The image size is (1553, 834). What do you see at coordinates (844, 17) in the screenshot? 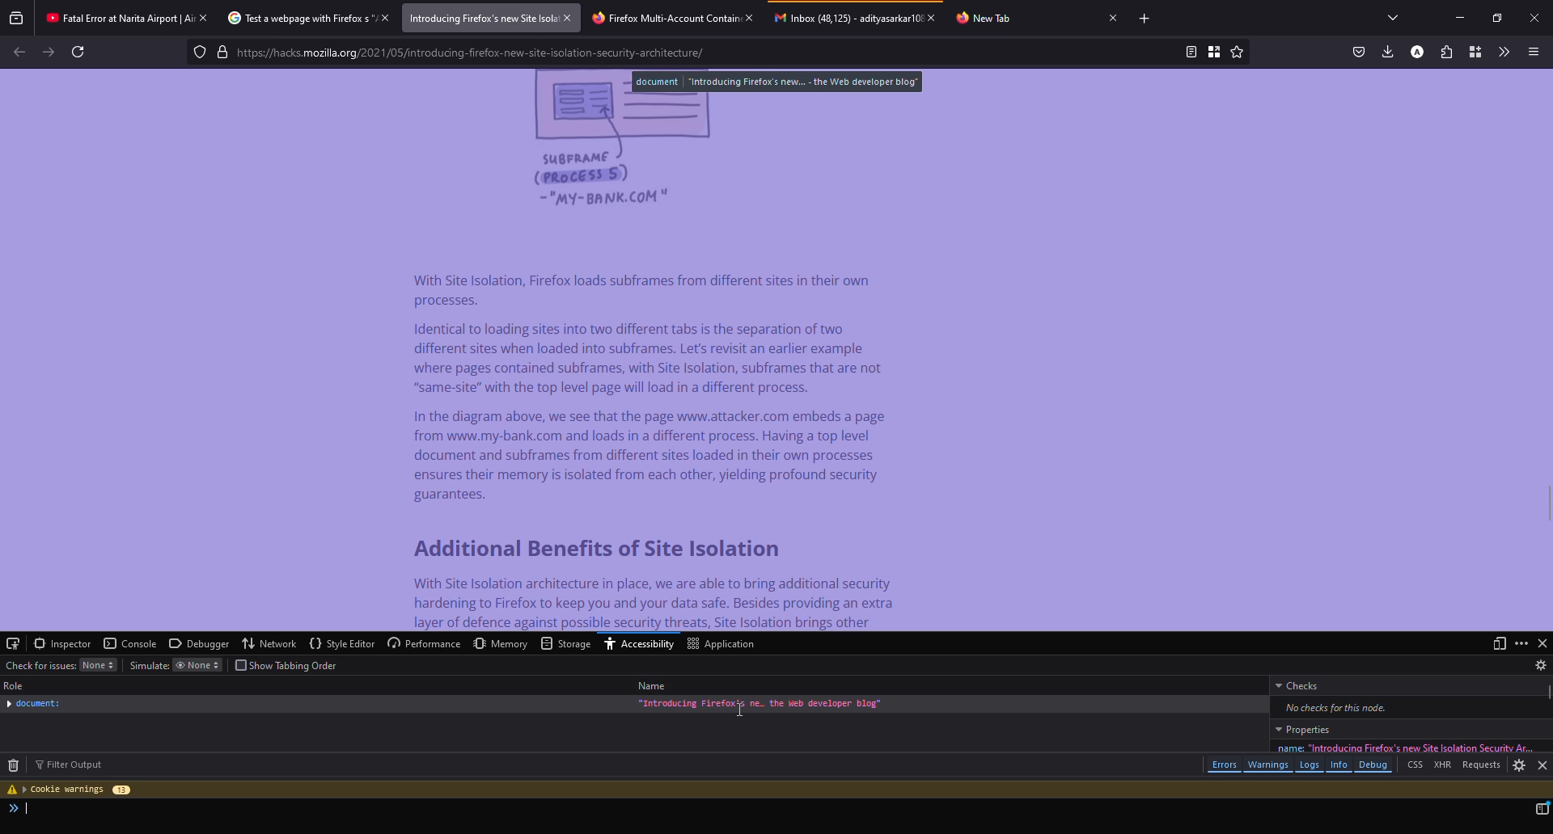
I see `Inbox (48,125) - adityasarkar1` at bounding box center [844, 17].